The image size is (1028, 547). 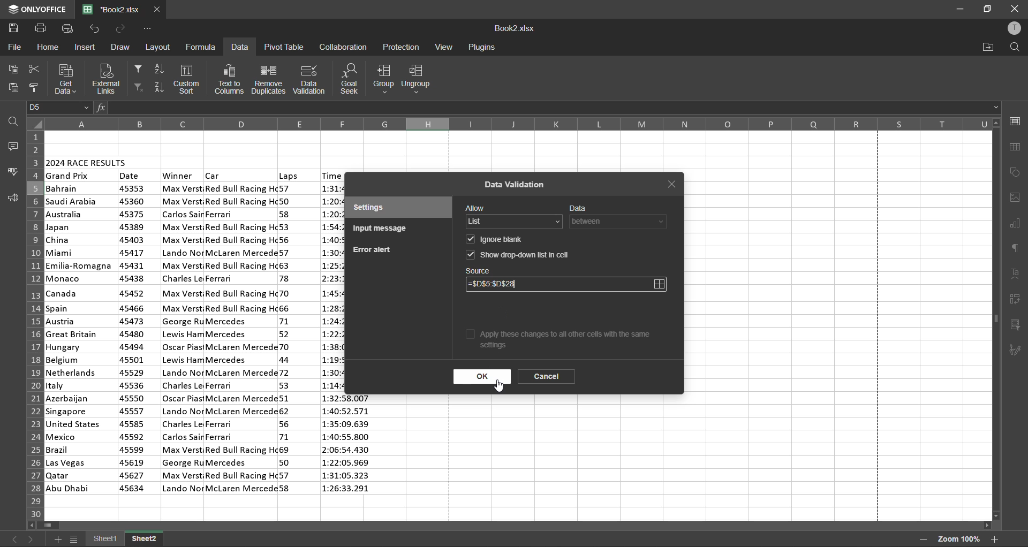 I want to click on time, so click(x=349, y=446).